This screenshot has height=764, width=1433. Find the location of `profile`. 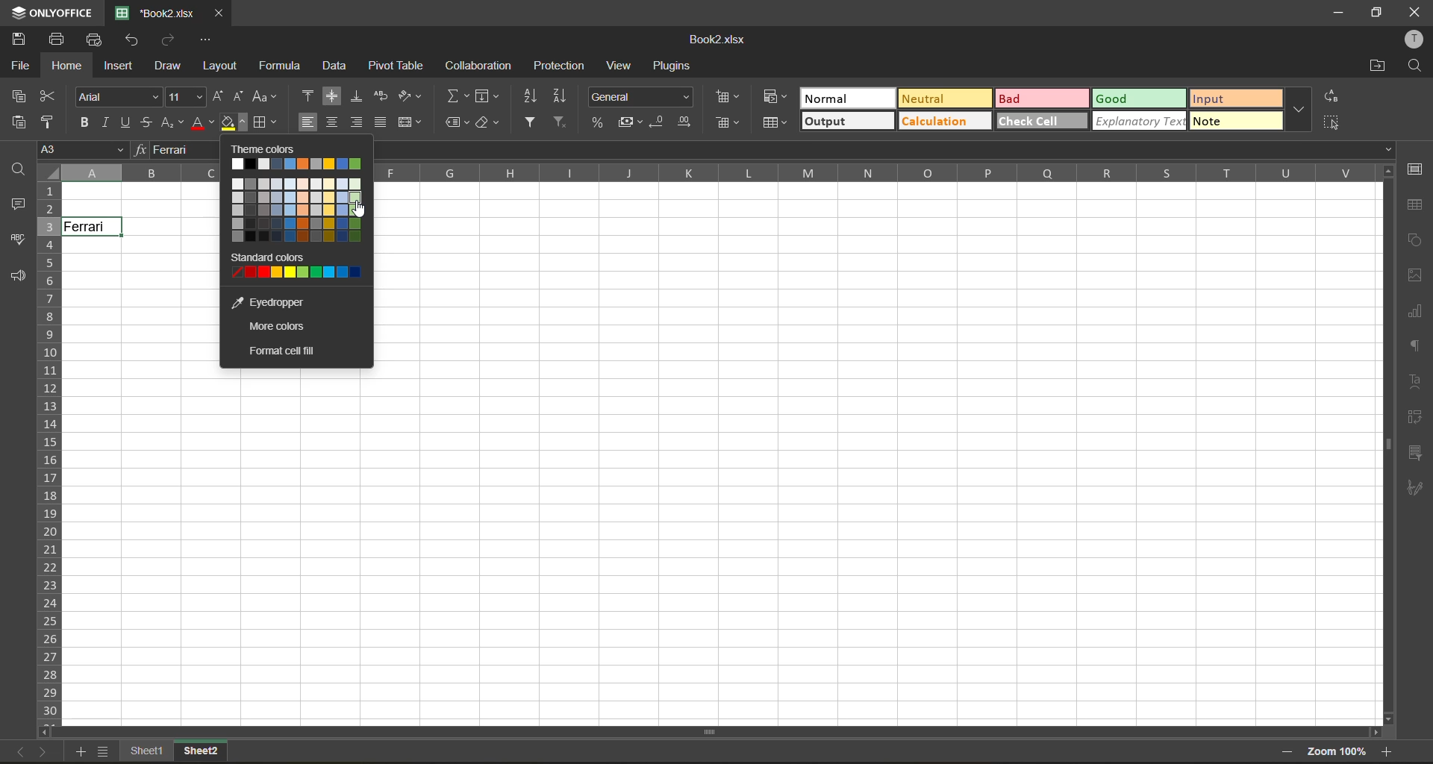

profile is located at coordinates (1417, 39).